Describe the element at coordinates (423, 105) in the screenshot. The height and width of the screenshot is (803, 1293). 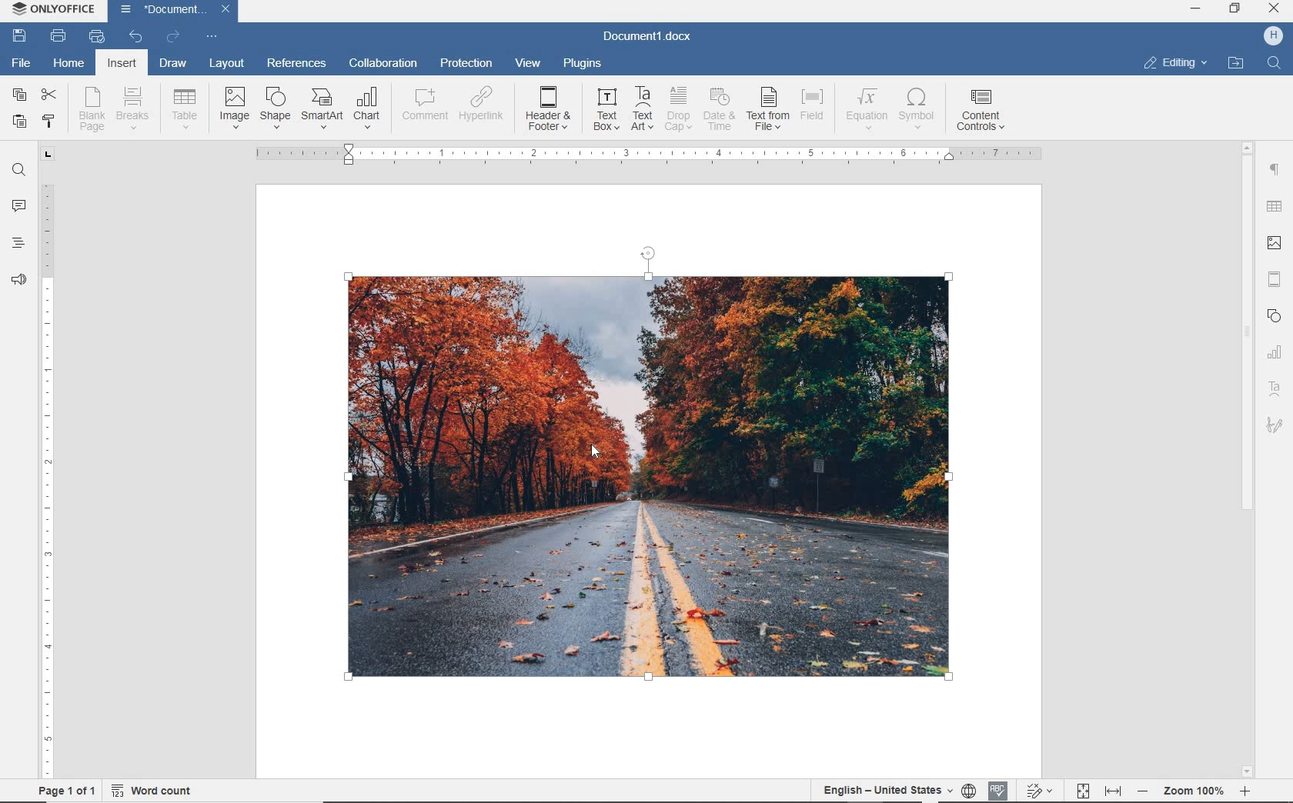
I see `comment` at that location.